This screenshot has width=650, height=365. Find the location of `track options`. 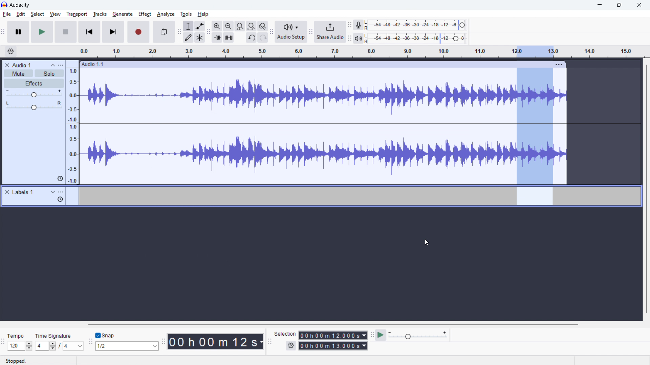

track options is located at coordinates (560, 64).